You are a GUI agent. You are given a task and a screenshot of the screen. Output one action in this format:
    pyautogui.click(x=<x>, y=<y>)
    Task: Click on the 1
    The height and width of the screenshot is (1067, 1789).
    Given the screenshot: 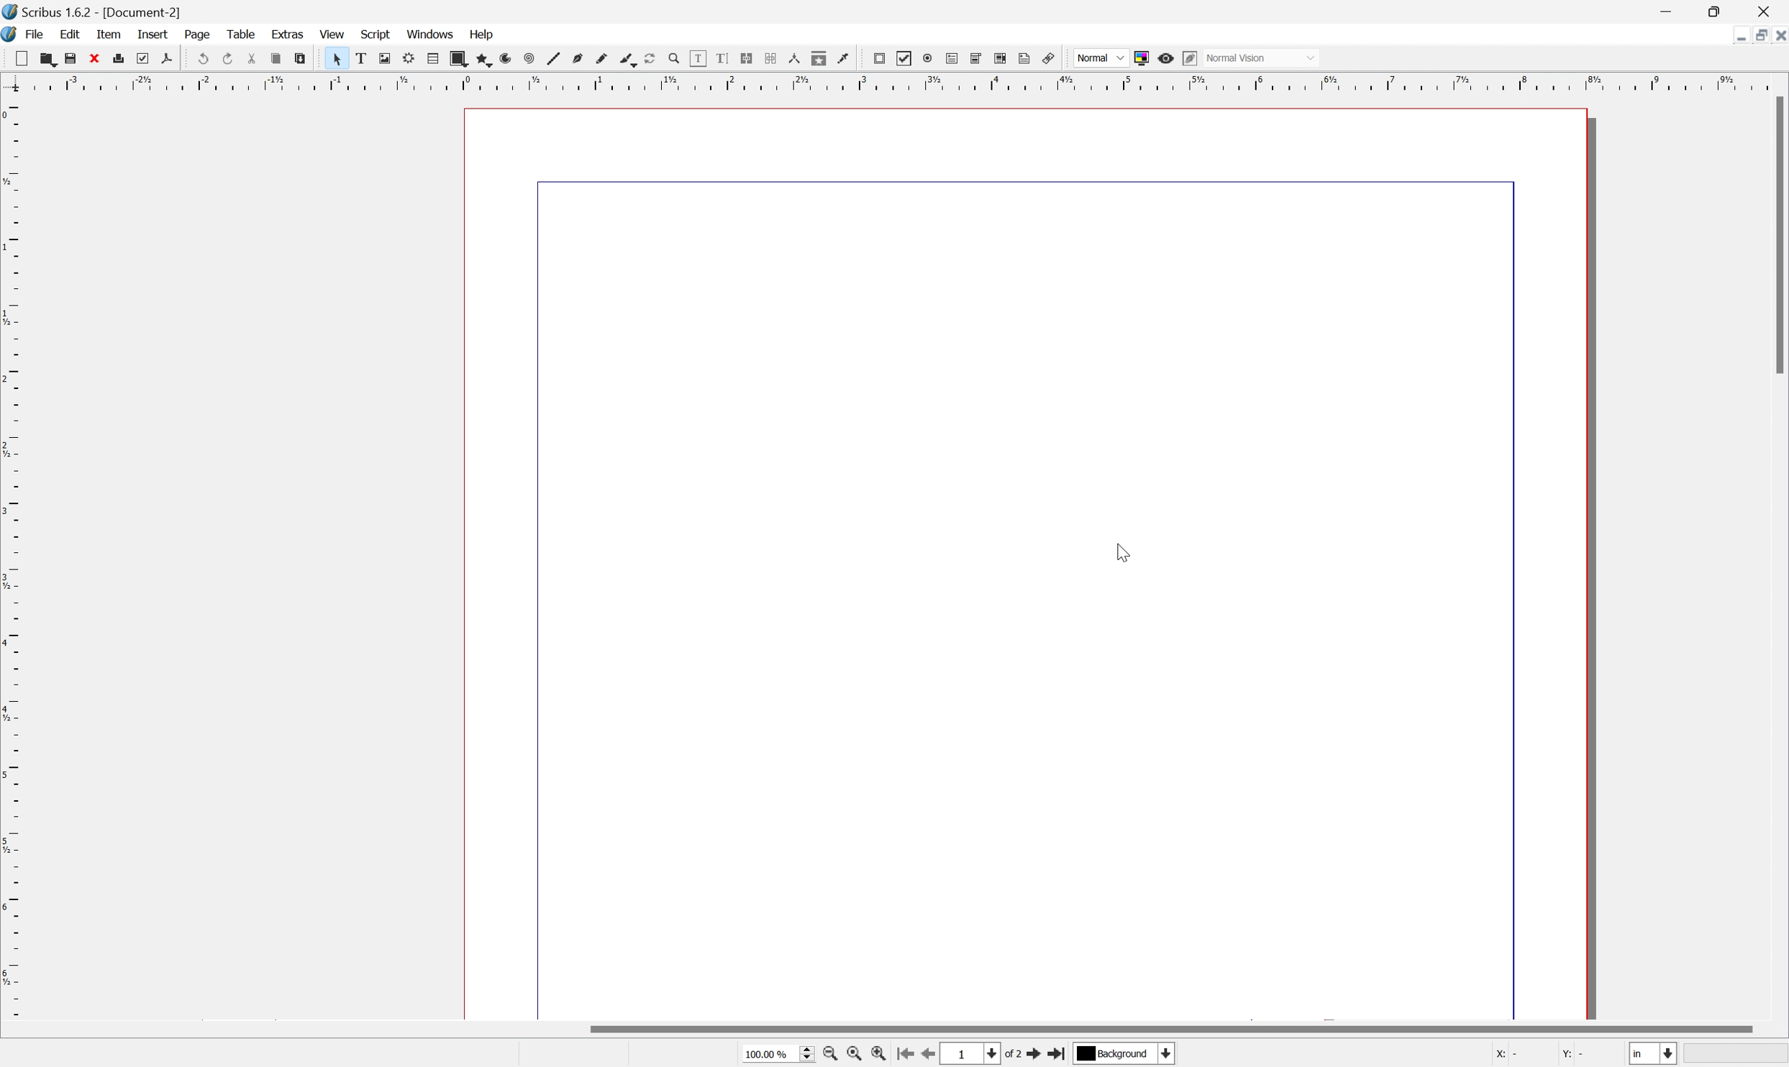 What is the action you would take?
    pyautogui.click(x=972, y=1053)
    